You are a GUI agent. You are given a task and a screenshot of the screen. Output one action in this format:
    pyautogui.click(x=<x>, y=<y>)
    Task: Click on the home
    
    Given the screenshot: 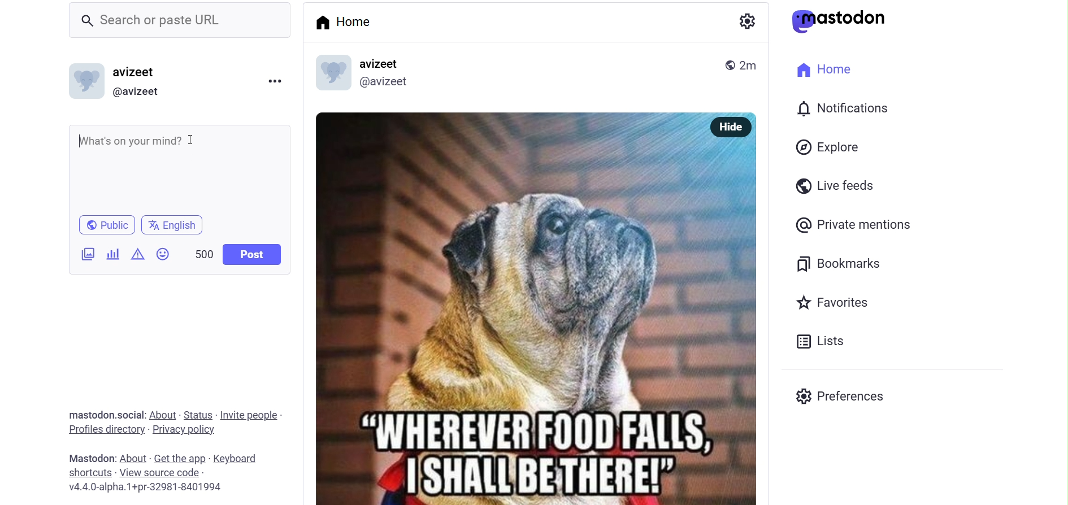 What is the action you would take?
    pyautogui.click(x=351, y=23)
    